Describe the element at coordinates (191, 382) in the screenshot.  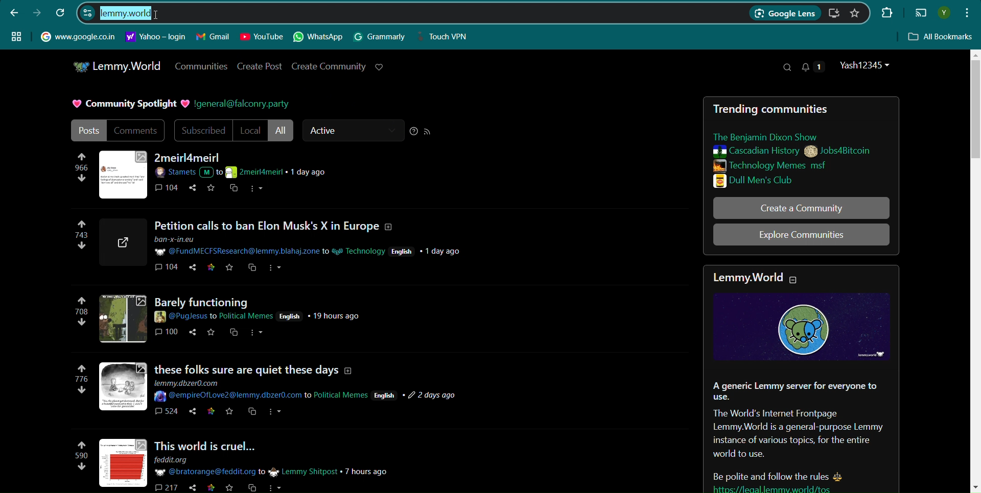
I see `lemmy.dbzer0.com` at that location.